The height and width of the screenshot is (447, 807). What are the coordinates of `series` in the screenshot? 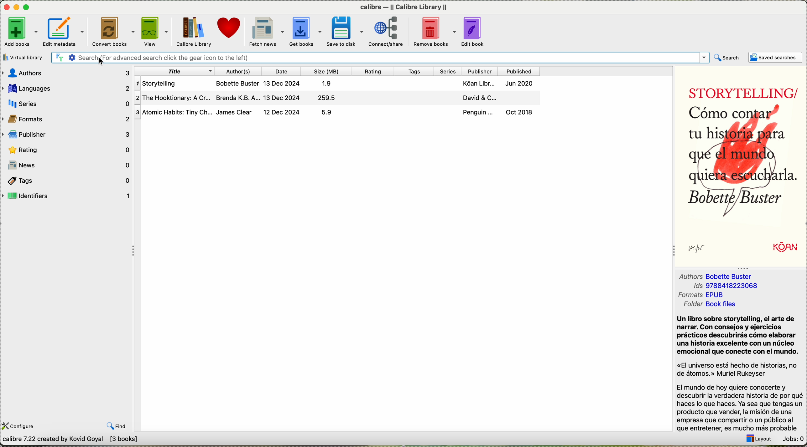 It's located at (449, 71).